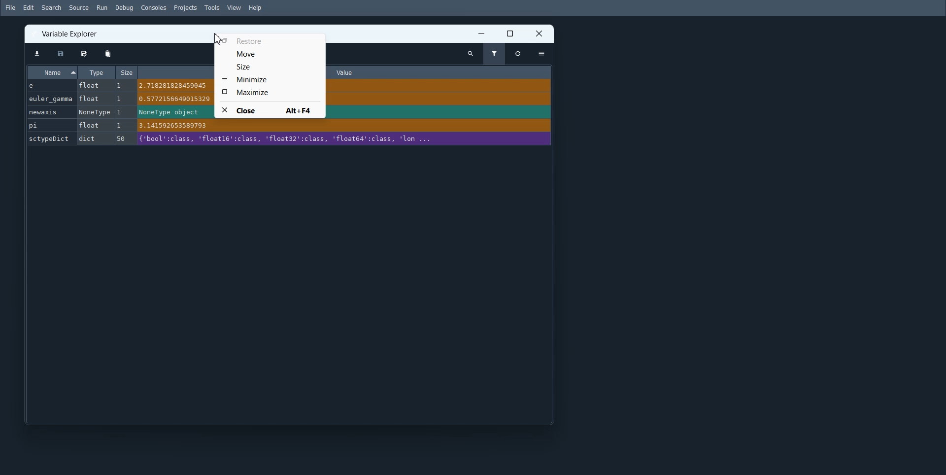  What do you see at coordinates (285, 138) in the screenshot?
I see `('bool':class, 'floatl6':class, 'float32':class, 'float64':class, 'lon ...` at bounding box center [285, 138].